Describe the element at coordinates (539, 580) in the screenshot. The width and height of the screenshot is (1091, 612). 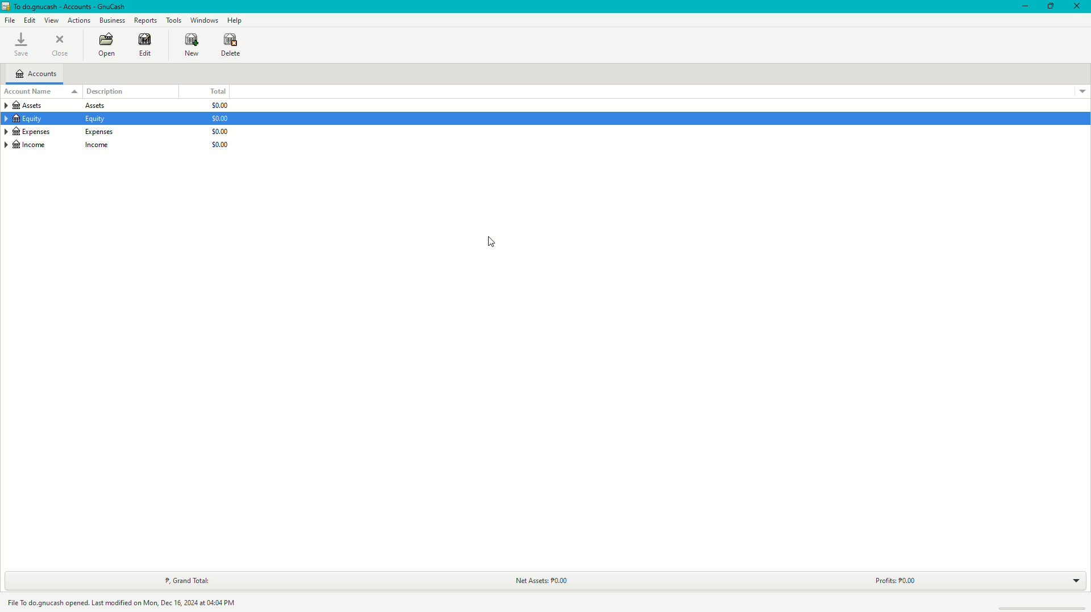
I see `Net Assets` at that location.